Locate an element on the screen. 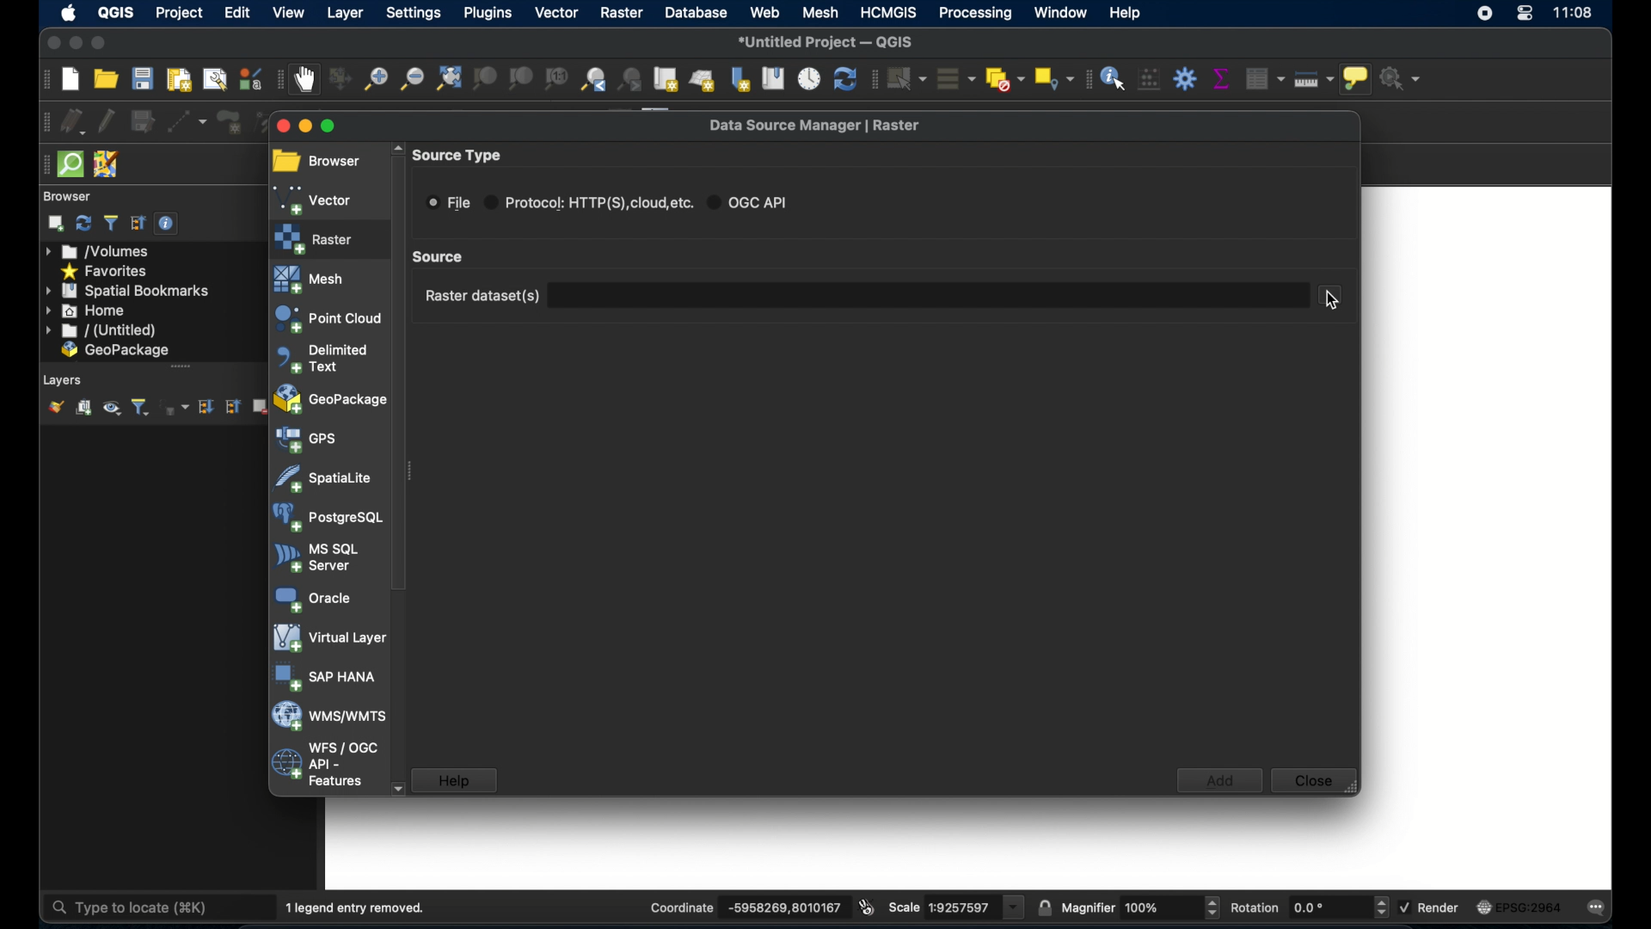 The image size is (1651, 929). measure line is located at coordinates (1317, 82).